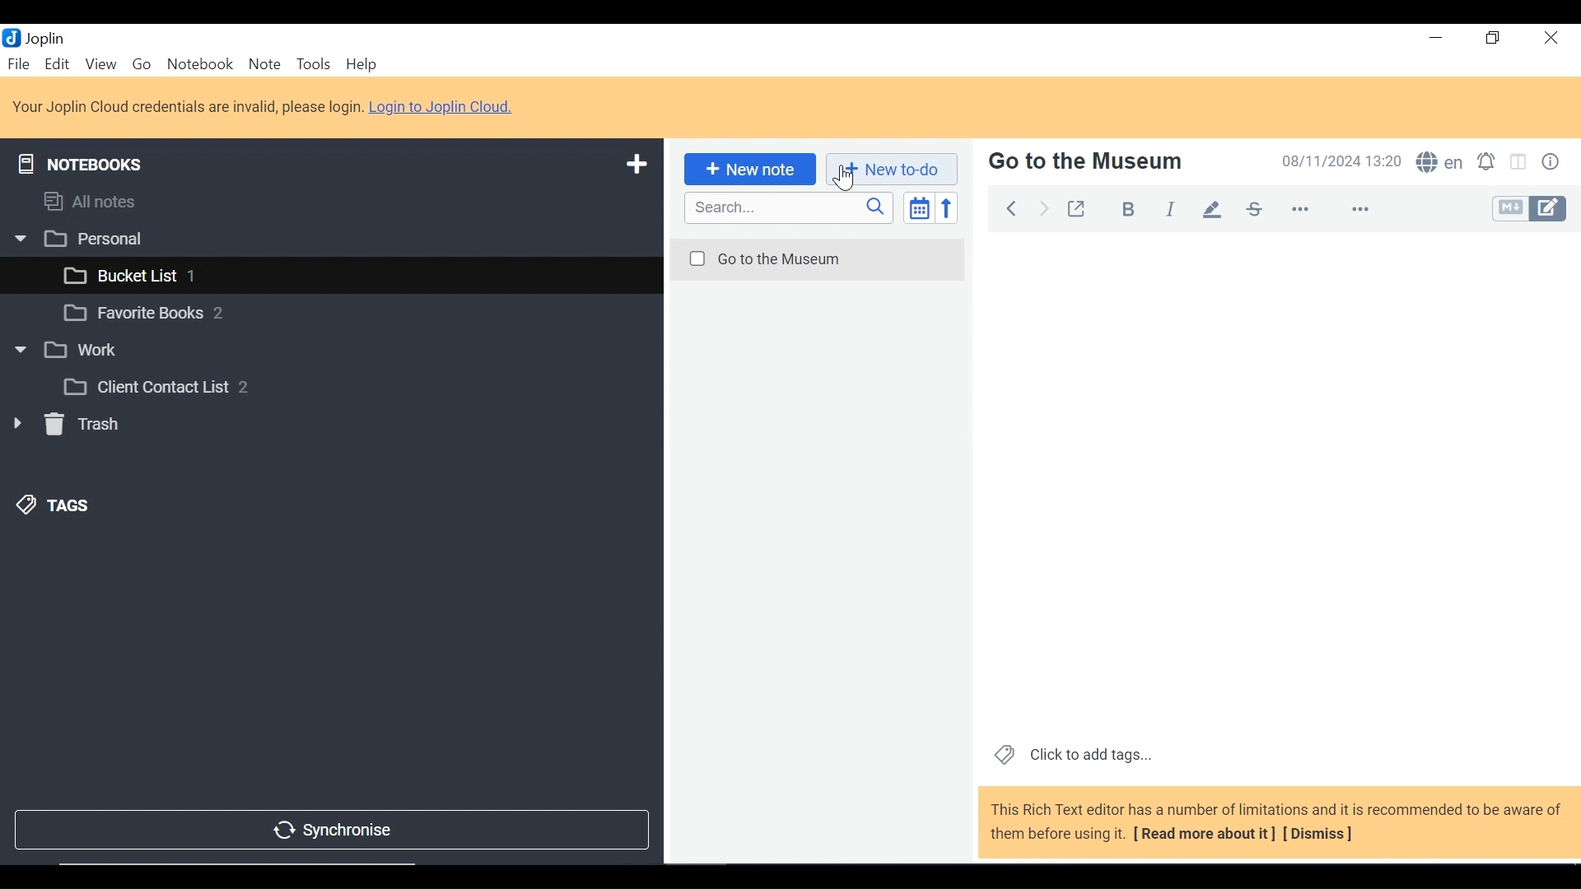 The width and height of the screenshot is (1581, 889). What do you see at coordinates (1131, 210) in the screenshot?
I see `Bold` at bounding box center [1131, 210].